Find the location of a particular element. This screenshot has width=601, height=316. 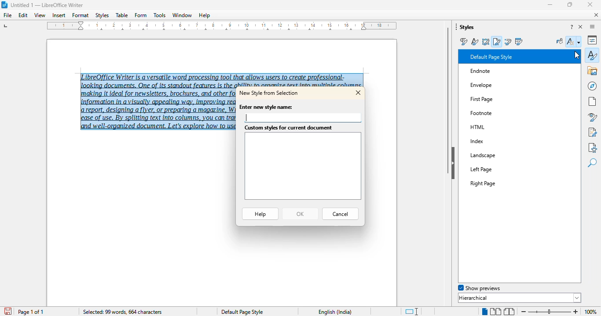

Index is located at coordinates (499, 141).